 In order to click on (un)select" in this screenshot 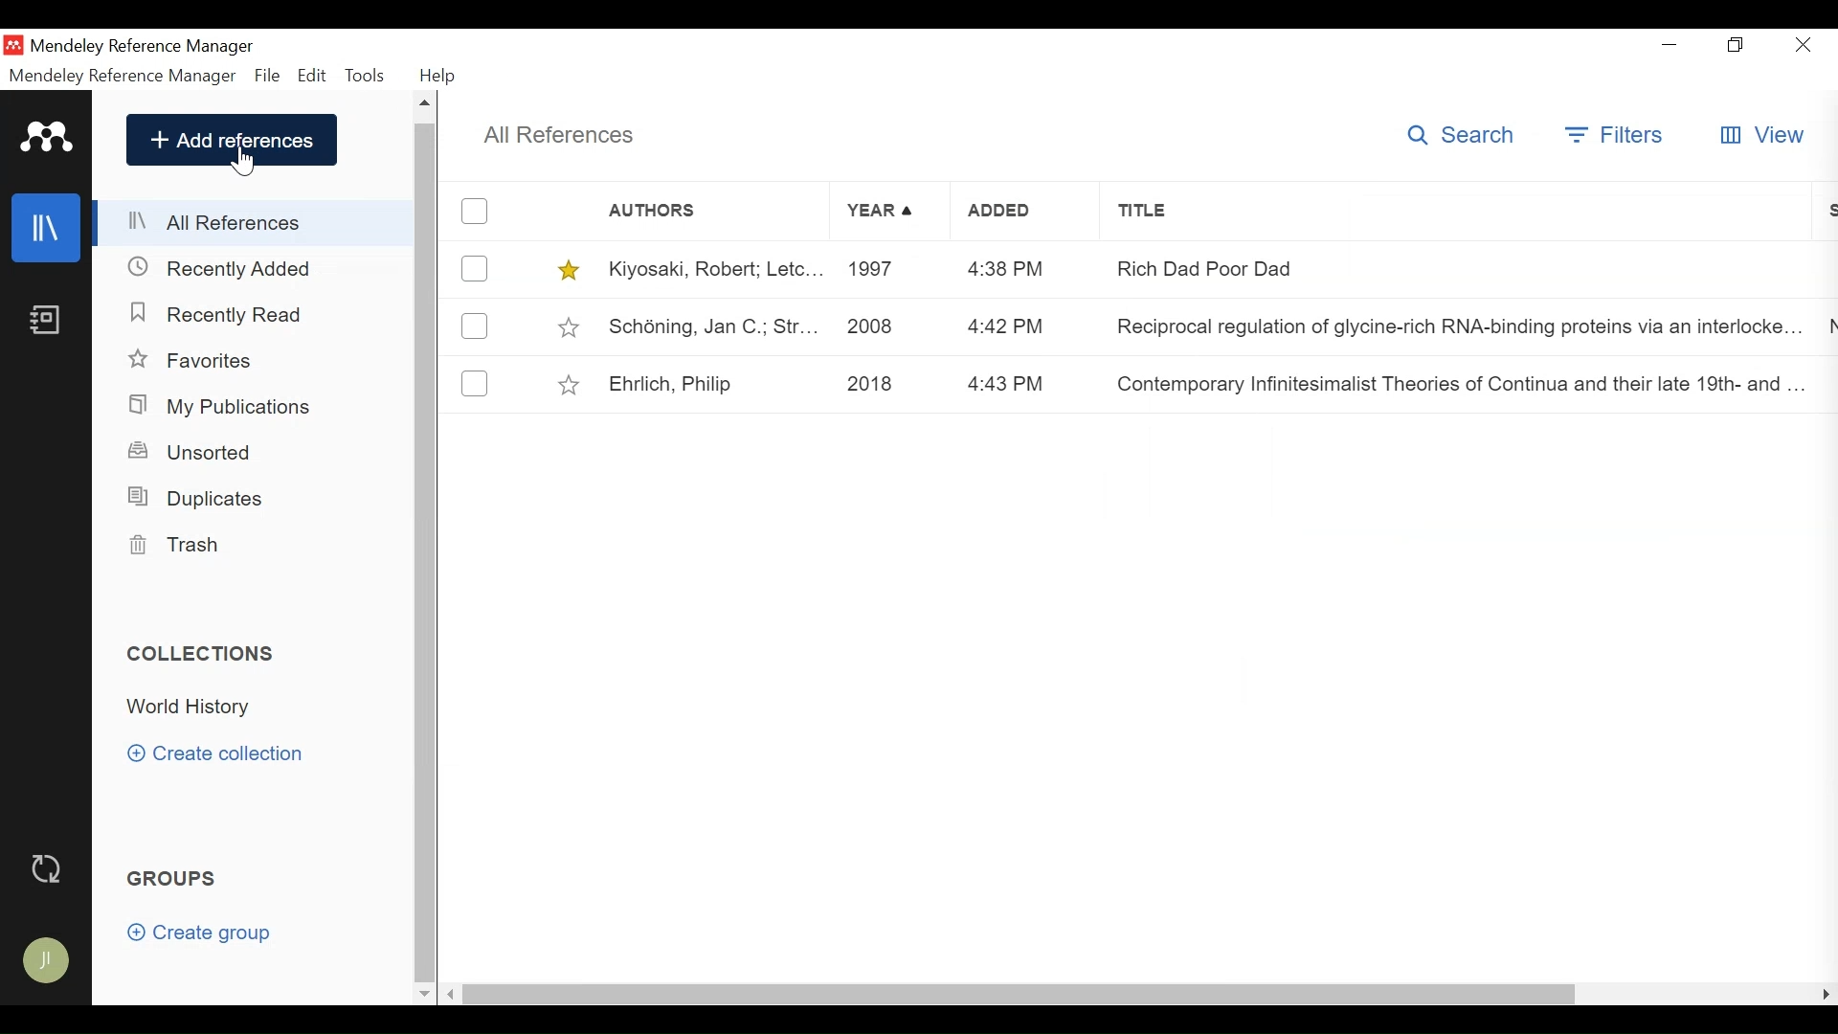, I will do `click(474, 268)`.